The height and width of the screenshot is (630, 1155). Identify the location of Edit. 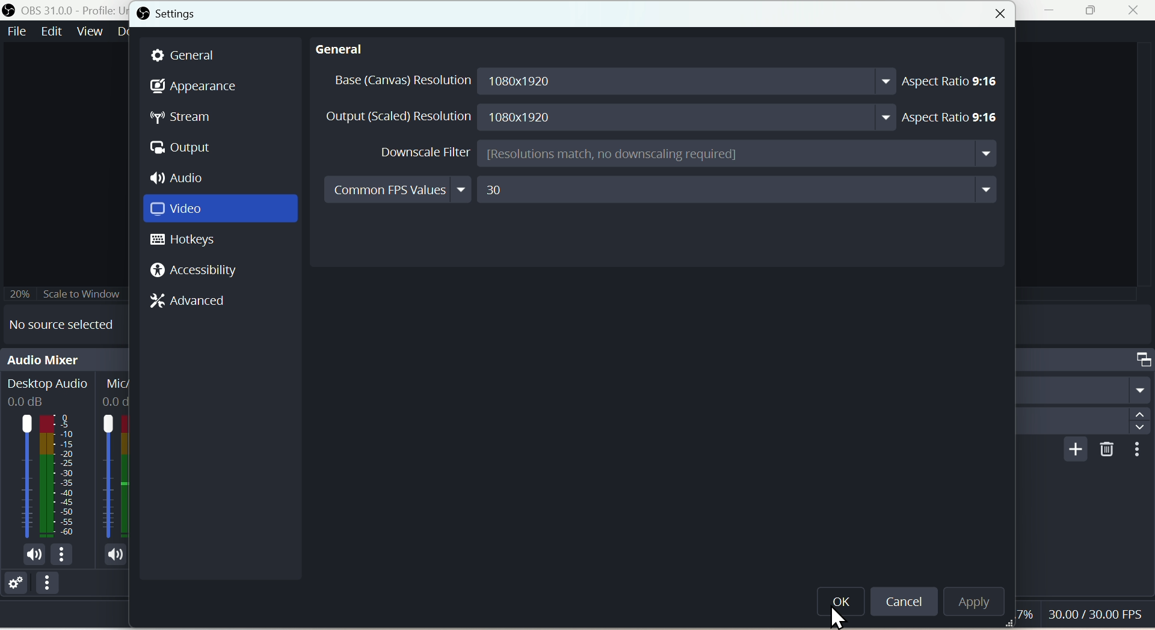
(51, 31).